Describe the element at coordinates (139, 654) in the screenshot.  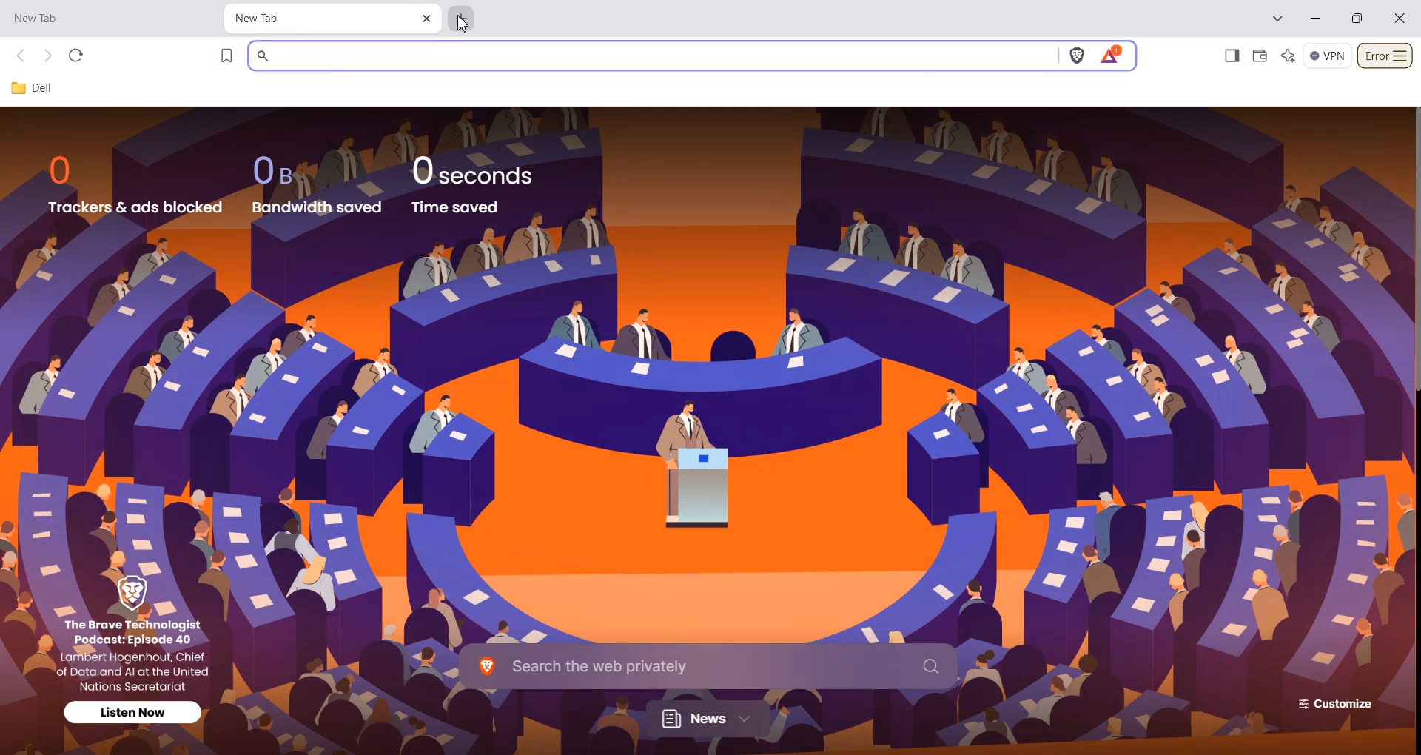
I see `The Brave TechnologistCC — 409 La Hogenhout, Chief‘of Data and Al at the UnitedNations Secretariat ` at that location.